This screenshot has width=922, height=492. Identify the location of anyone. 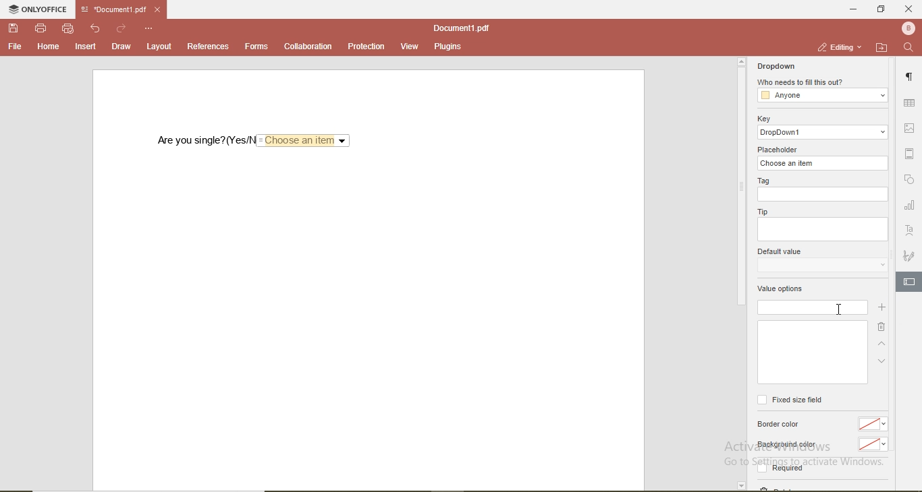
(821, 95).